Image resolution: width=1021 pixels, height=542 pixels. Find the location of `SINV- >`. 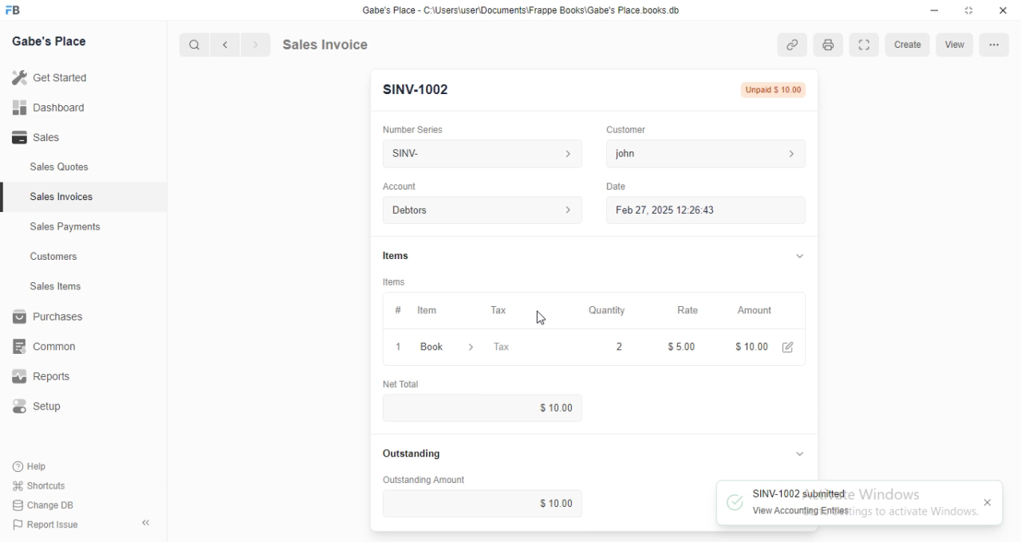

SINV- > is located at coordinates (476, 154).